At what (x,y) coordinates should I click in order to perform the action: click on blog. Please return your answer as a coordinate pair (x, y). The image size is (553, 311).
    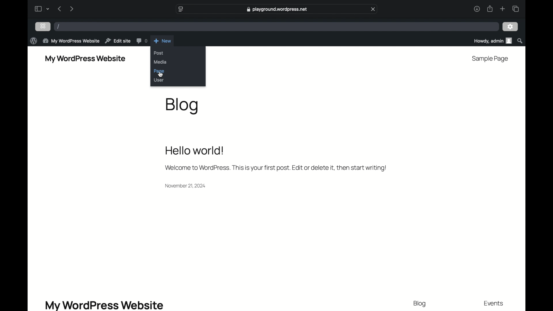
    Looking at the image, I should click on (420, 304).